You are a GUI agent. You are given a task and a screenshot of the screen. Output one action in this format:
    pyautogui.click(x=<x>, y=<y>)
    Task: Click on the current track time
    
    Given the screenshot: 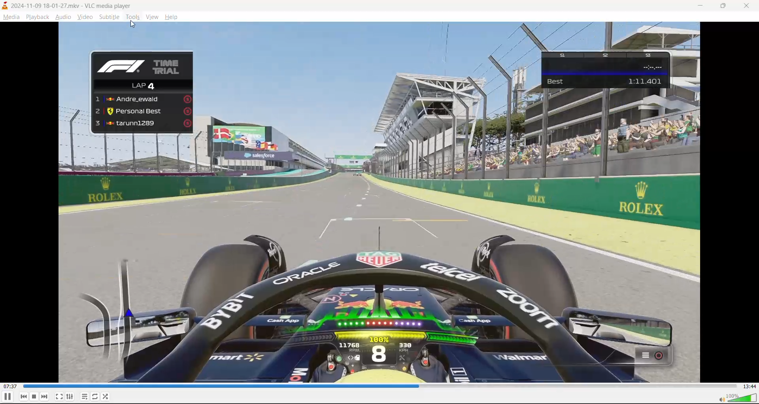 What is the action you would take?
    pyautogui.click(x=11, y=387)
    